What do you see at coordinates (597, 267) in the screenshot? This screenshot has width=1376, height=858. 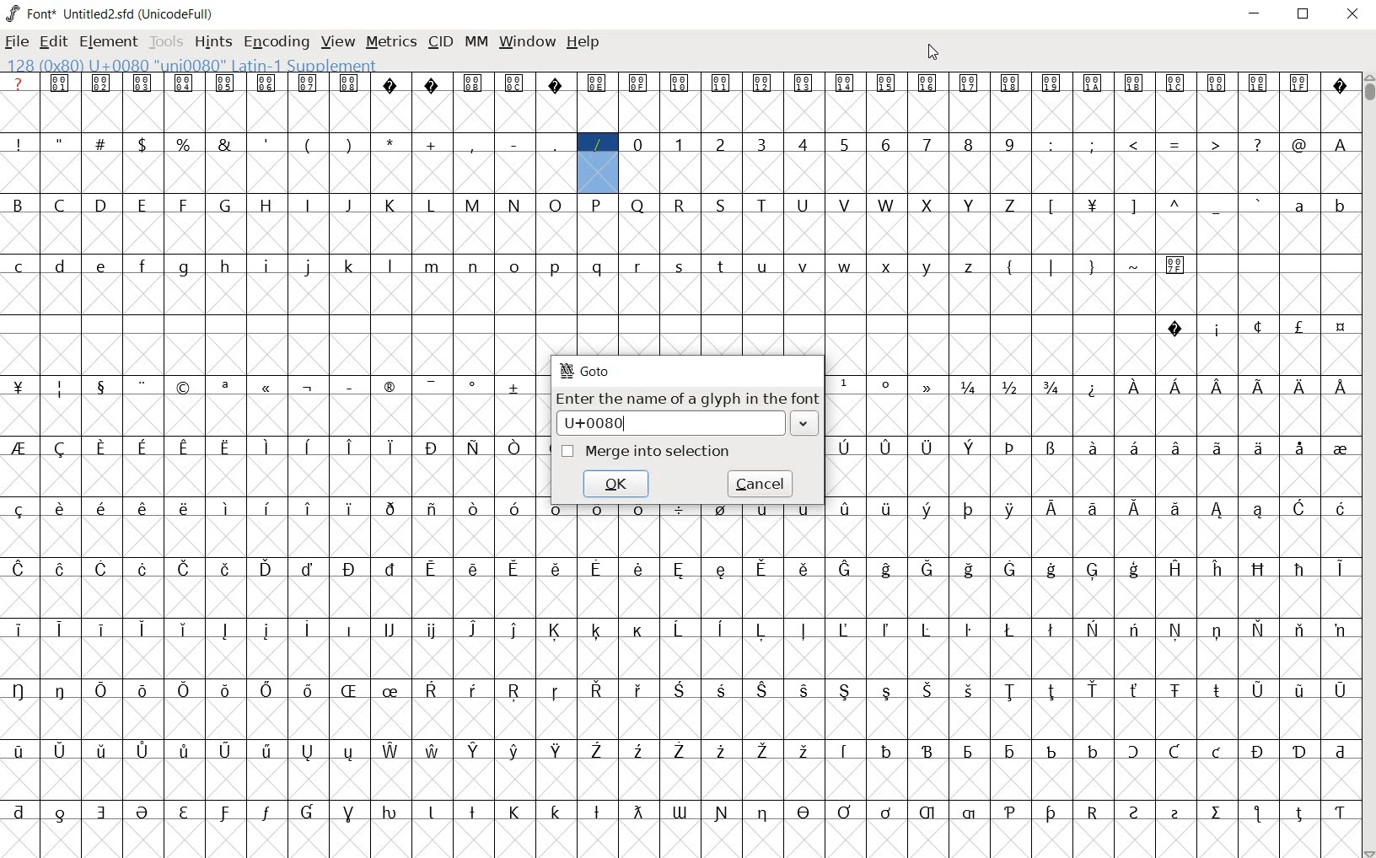 I see `glyph` at bounding box center [597, 267].